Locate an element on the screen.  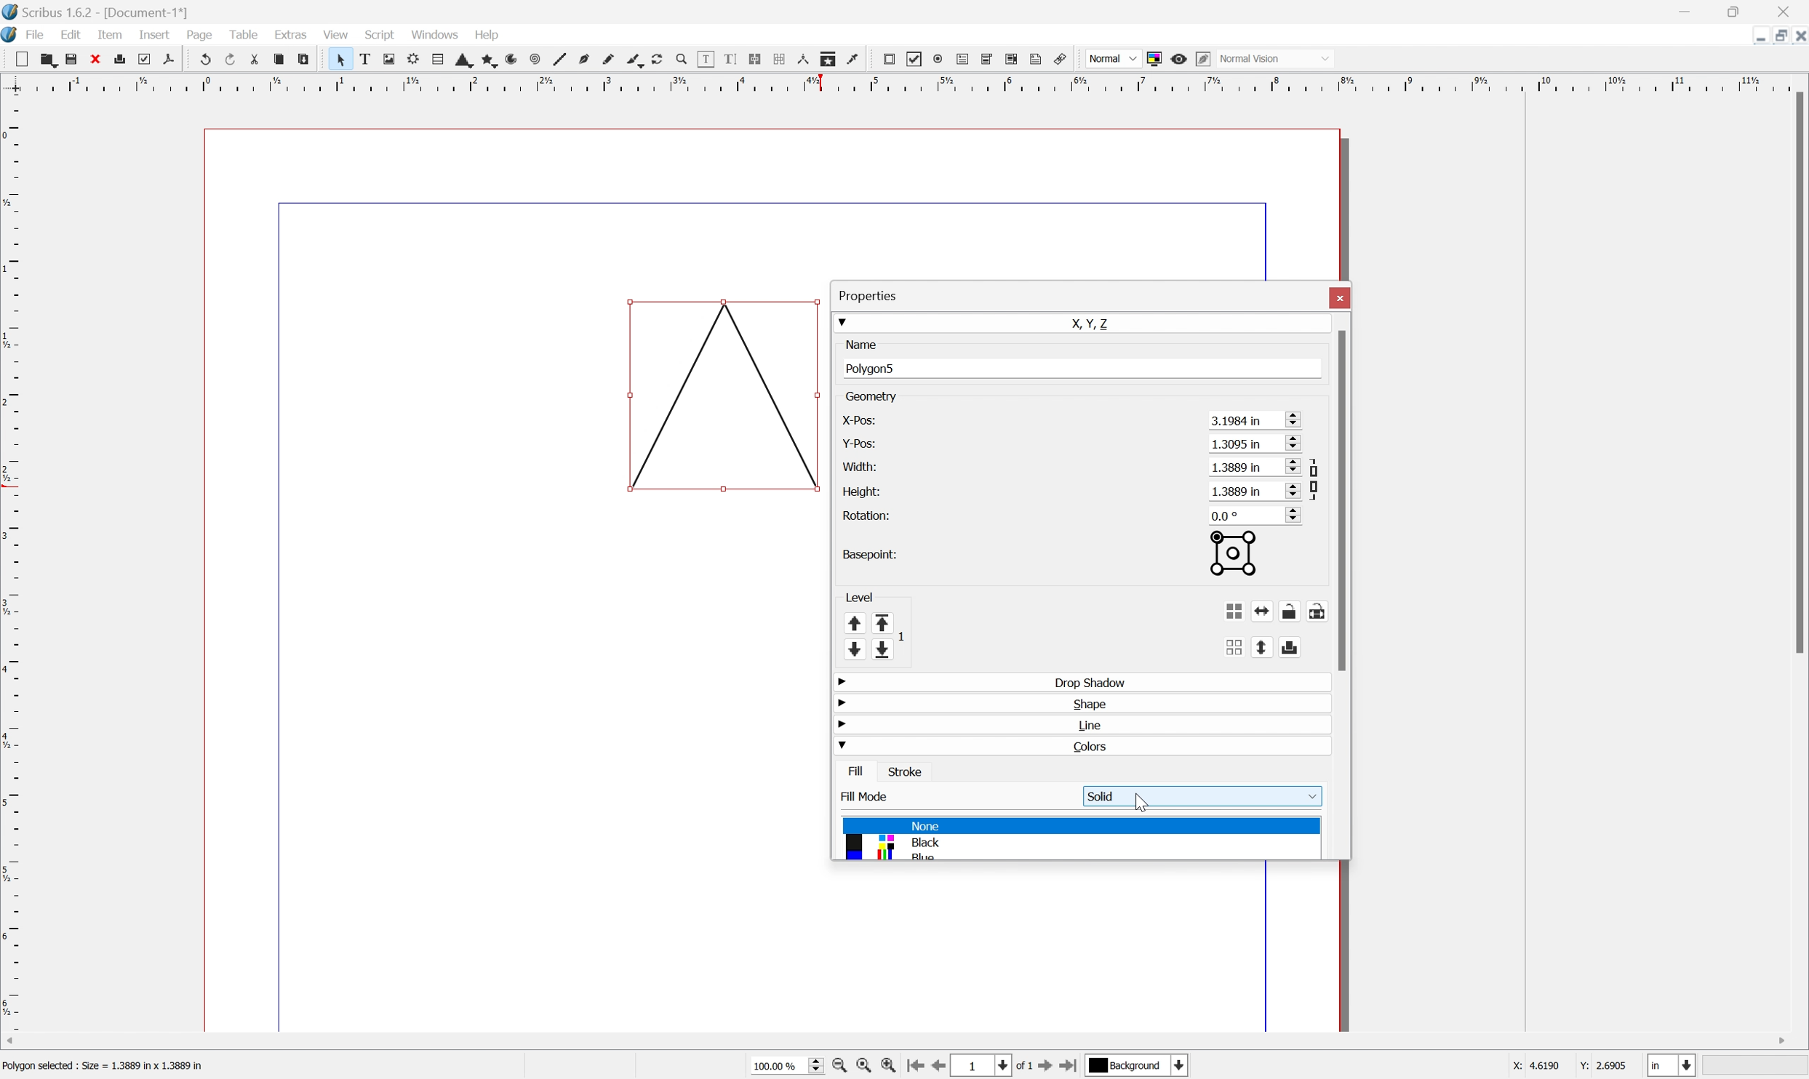
Flip vertically is located at coordinates (1279, 646).